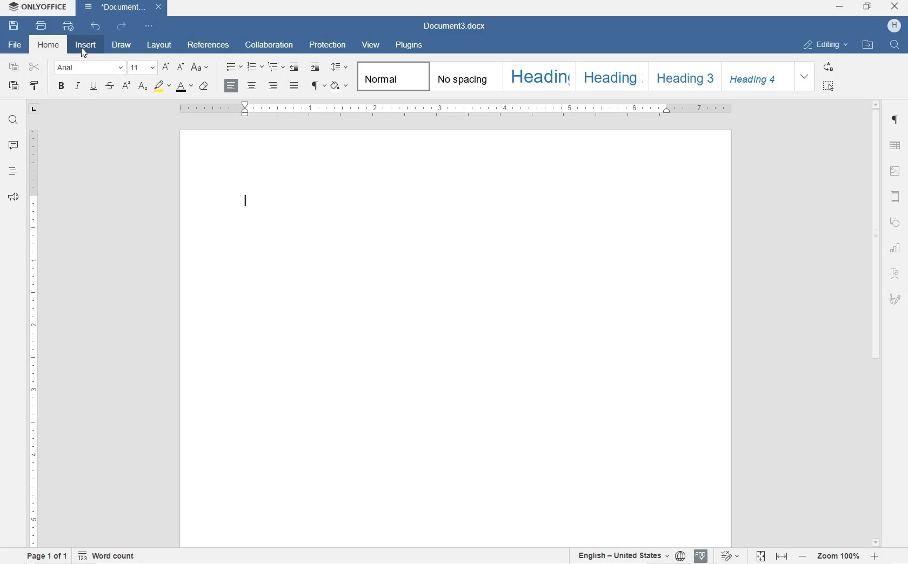 This screenshot has height=564, width=908. I want to click on Document3.docx, so click(455, 26).